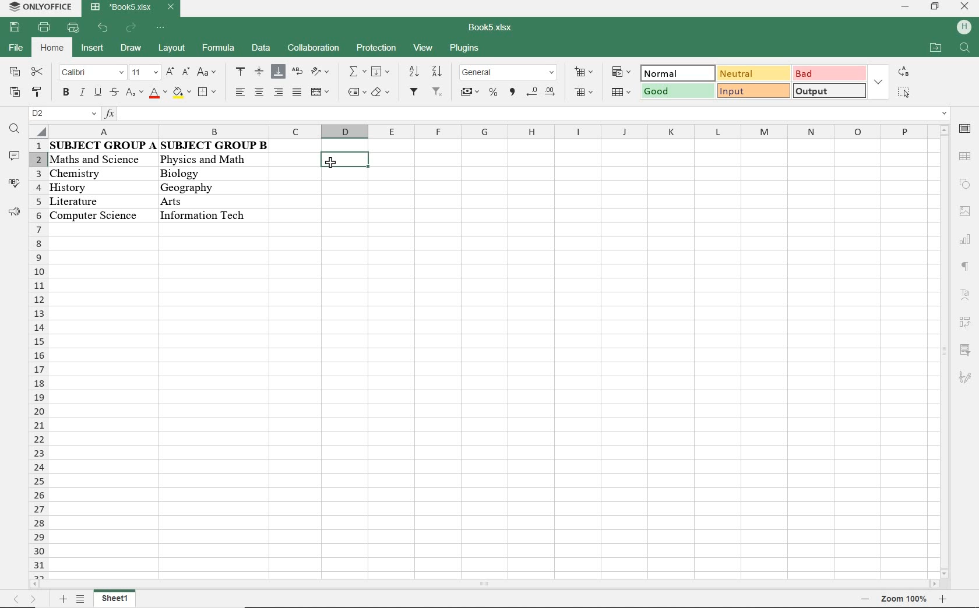 The width and height of the screenshot is (979, 608). I want to click on history, so click(96, 186).